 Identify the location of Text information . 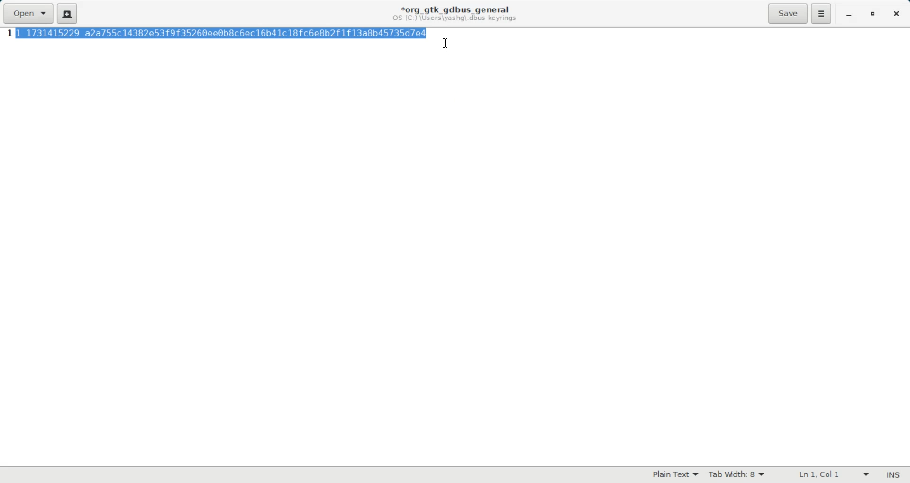
(455, 13).